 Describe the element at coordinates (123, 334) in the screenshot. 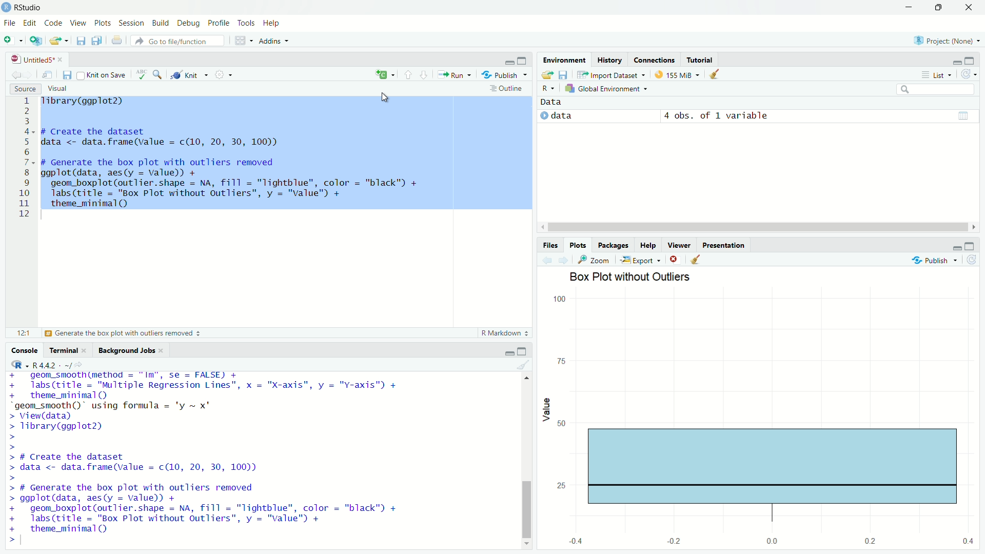

I see `| Generate the box plot with outliers removed +` at that location.